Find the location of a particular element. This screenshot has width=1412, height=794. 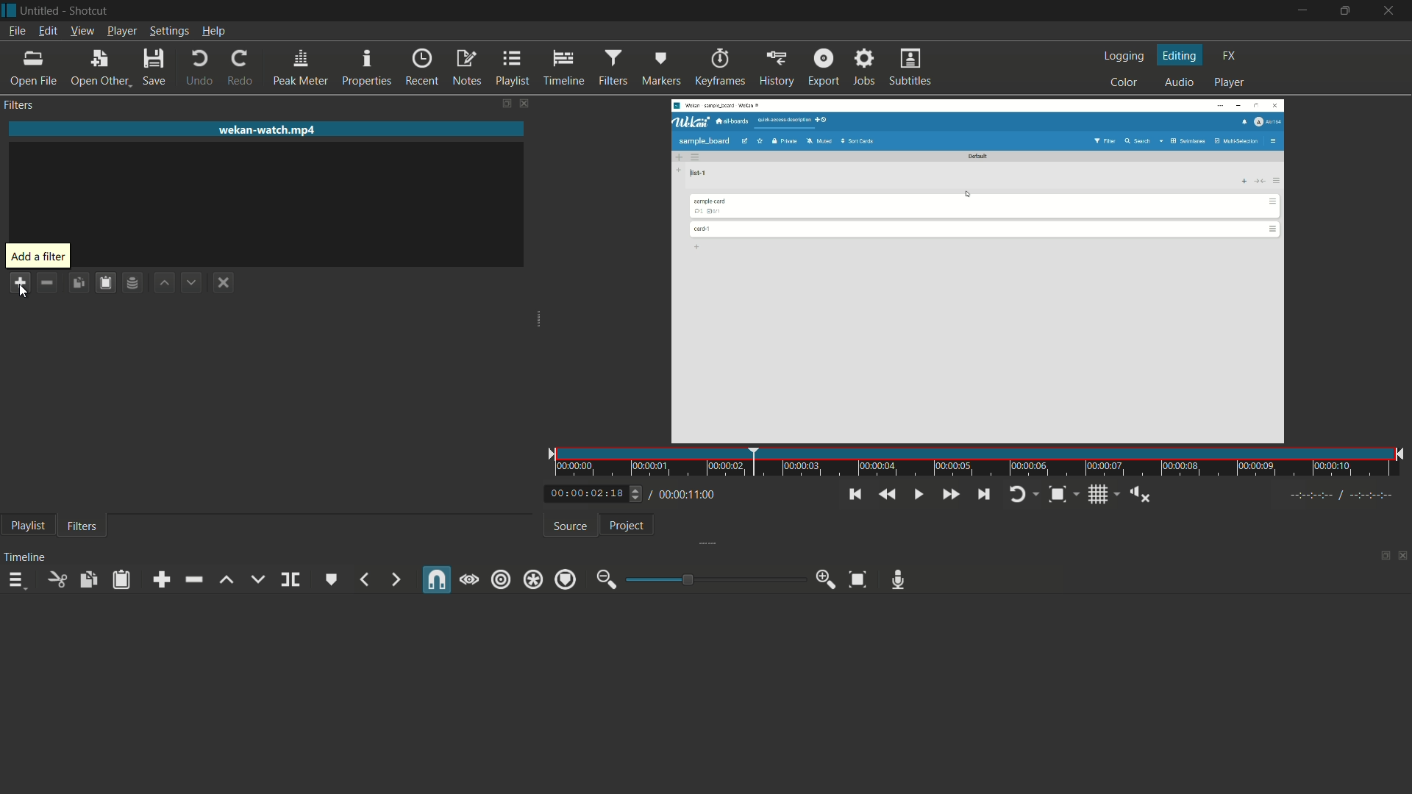

skip to the previous point is located at coordinates (857, 495).